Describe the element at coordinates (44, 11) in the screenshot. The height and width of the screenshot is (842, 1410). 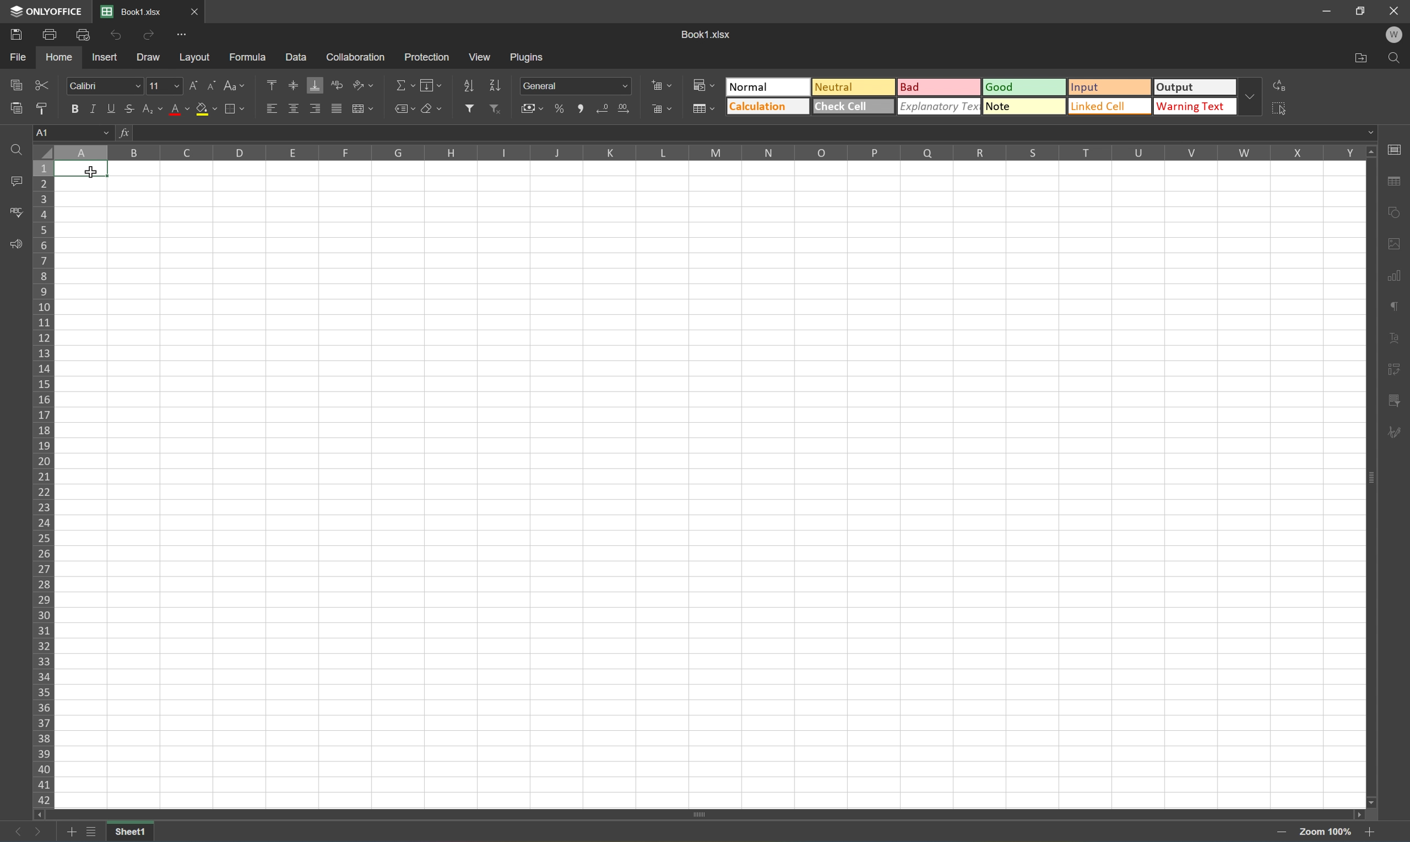
I see `ONLYOFFICE` at that location.